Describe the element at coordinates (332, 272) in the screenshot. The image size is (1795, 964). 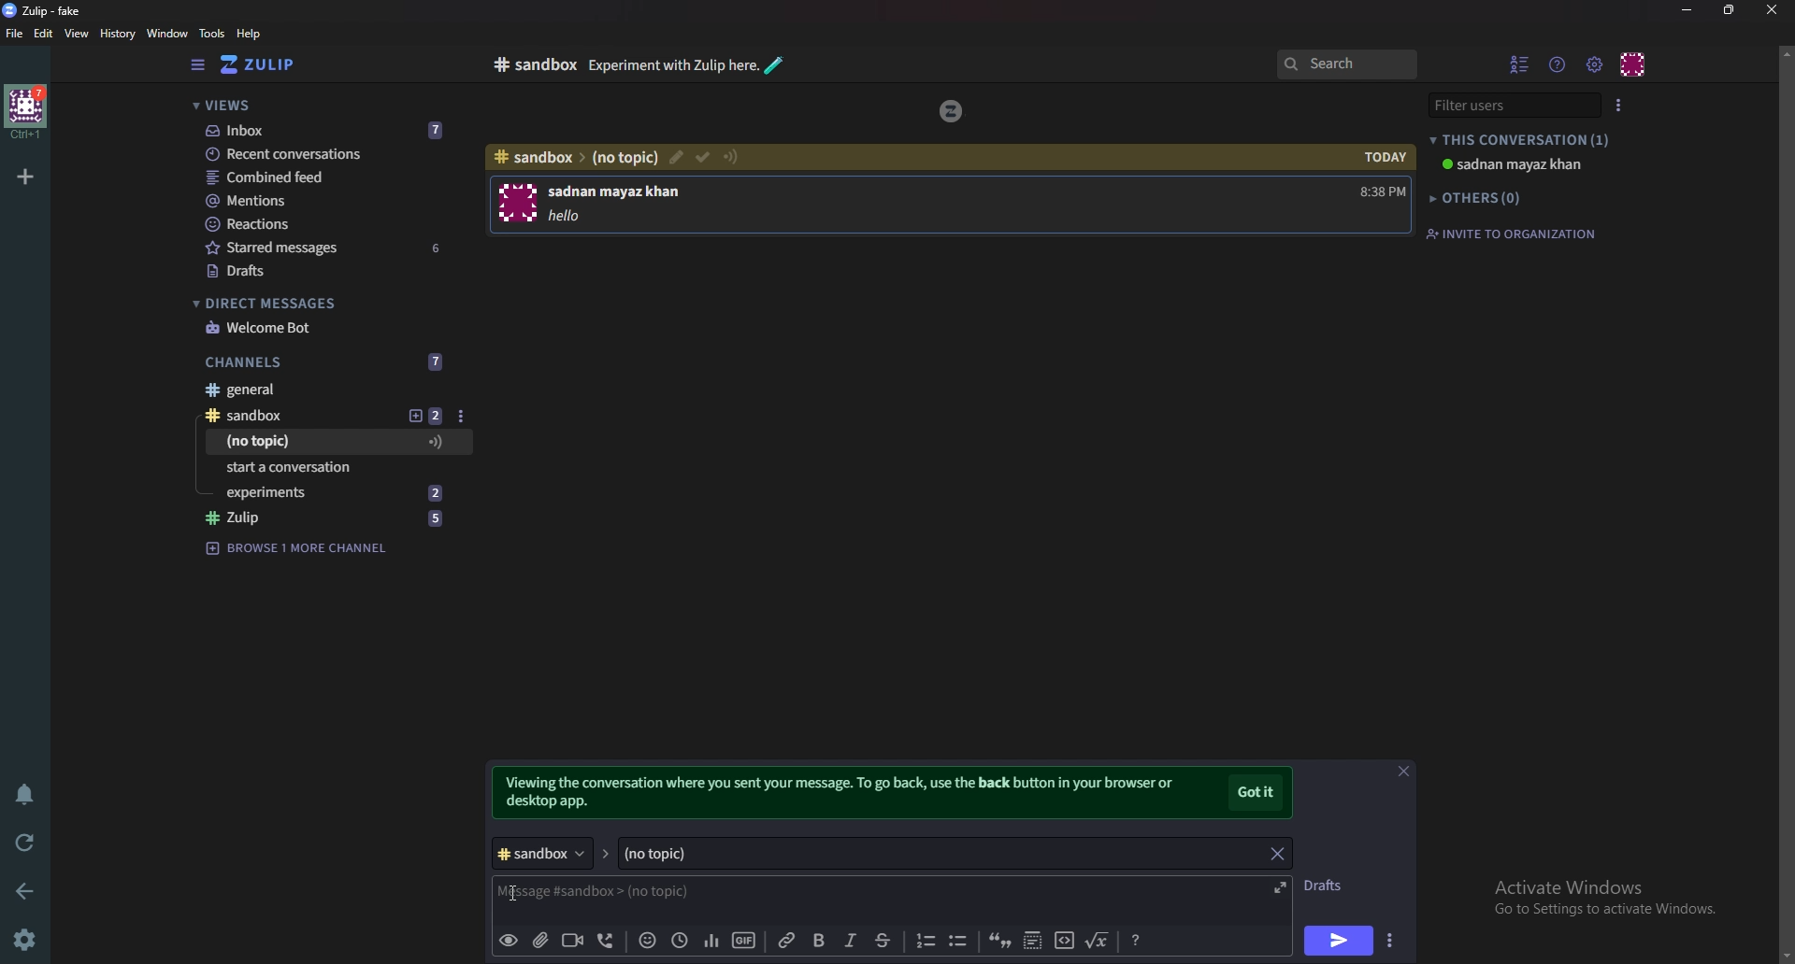
I see `drafts` at that location.